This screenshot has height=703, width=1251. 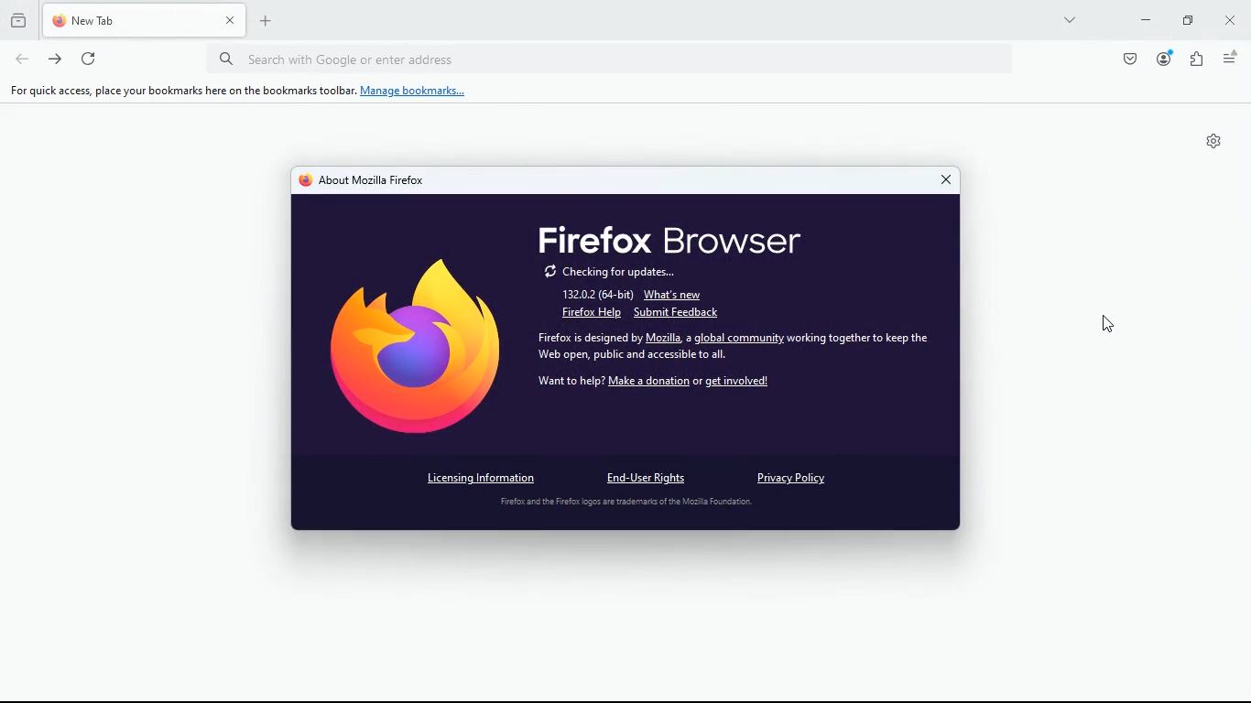 I want to click on Settings, so click(x=1214, y=141).